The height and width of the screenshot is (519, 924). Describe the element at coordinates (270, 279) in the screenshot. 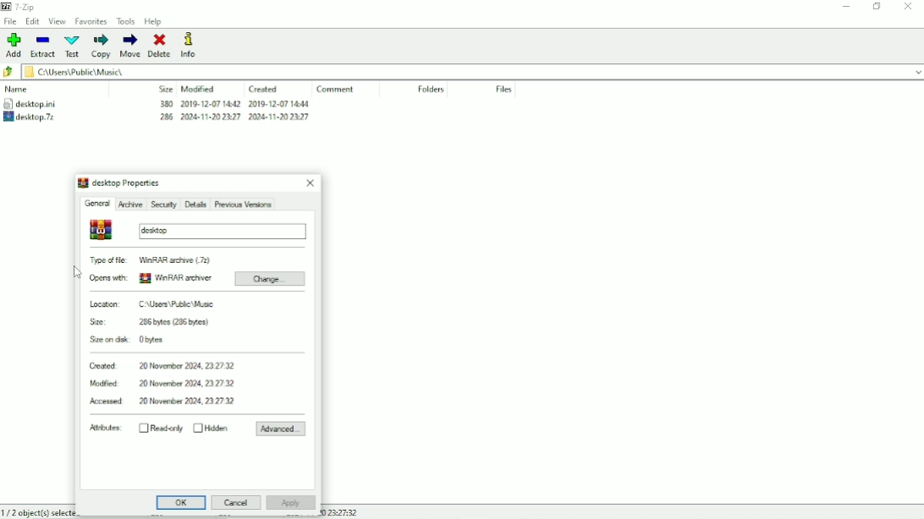

I see `Change` at that location.